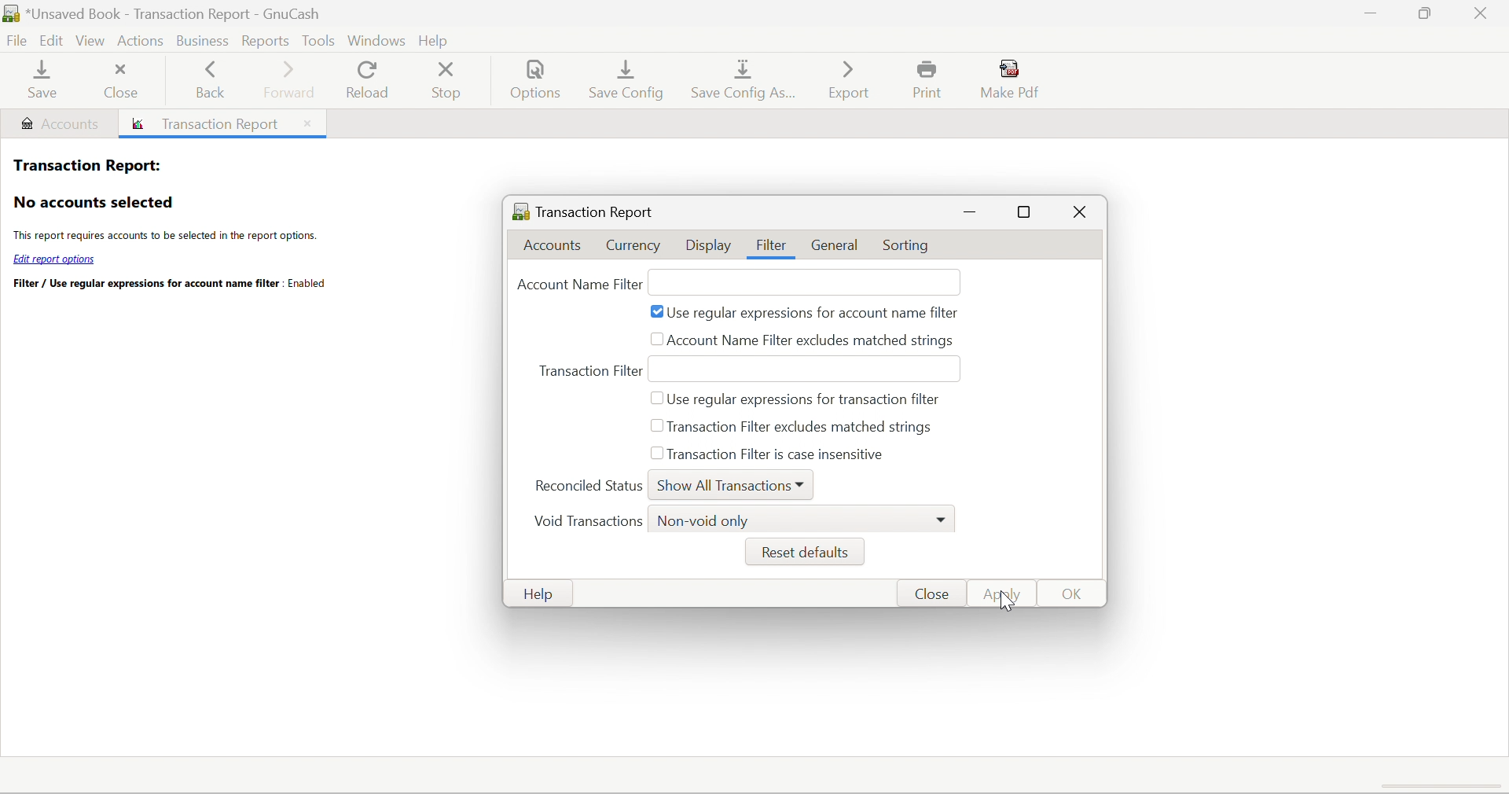 Image resolution: width=1509 pixels, height=794 pixels. I want to click on Close, so click(1079, 215).